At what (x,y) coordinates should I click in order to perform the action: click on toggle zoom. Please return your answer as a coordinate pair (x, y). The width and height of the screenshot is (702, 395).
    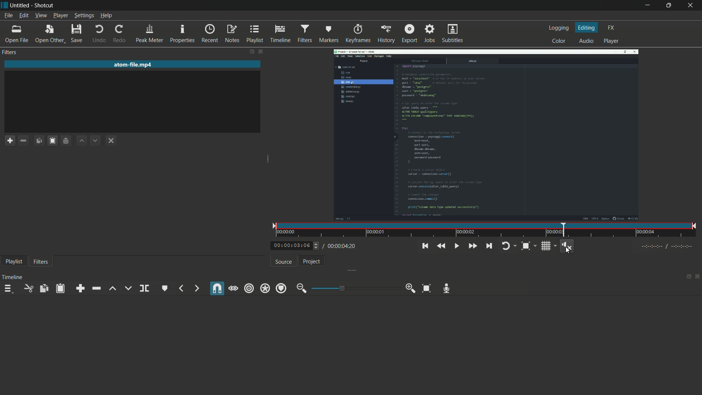
    Looking at the image, I should click on (525, 246).